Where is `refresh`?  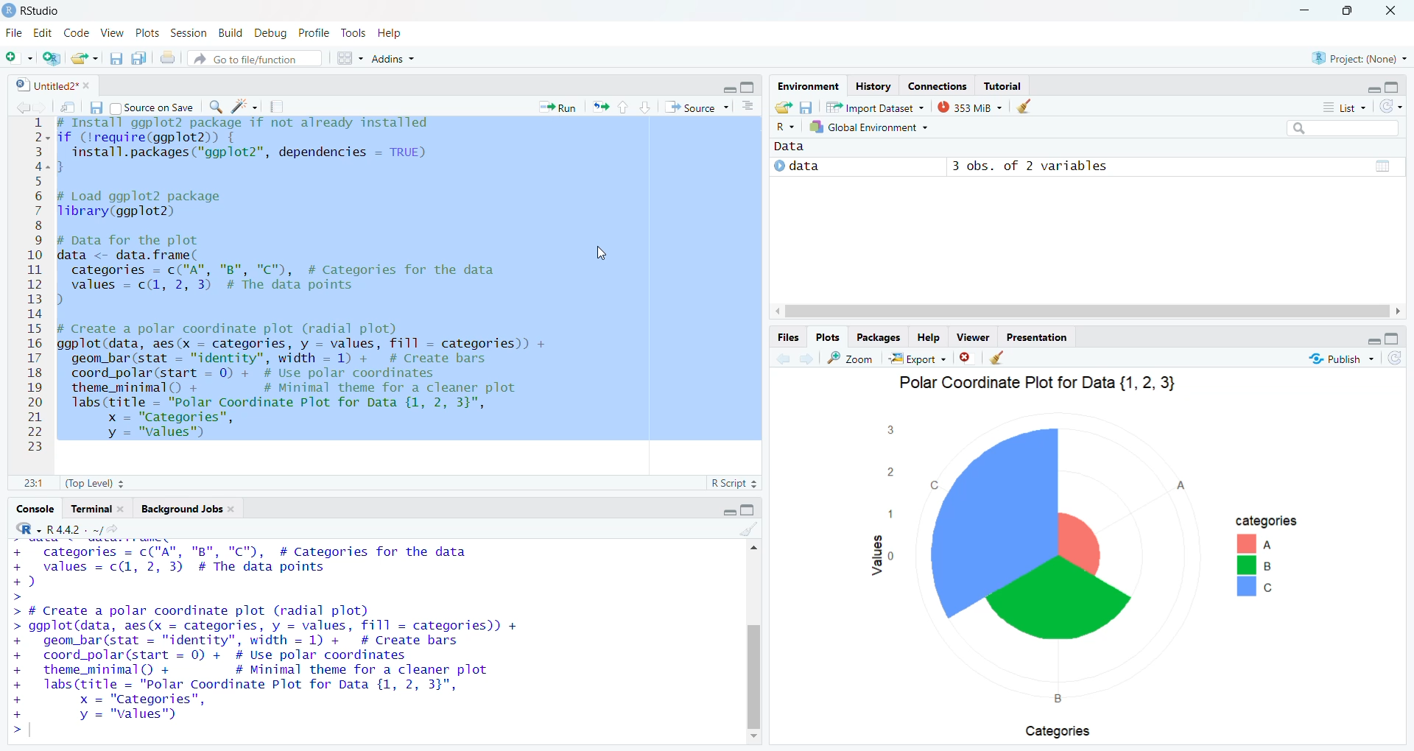 refresh is located at coordinates (1399, 359).